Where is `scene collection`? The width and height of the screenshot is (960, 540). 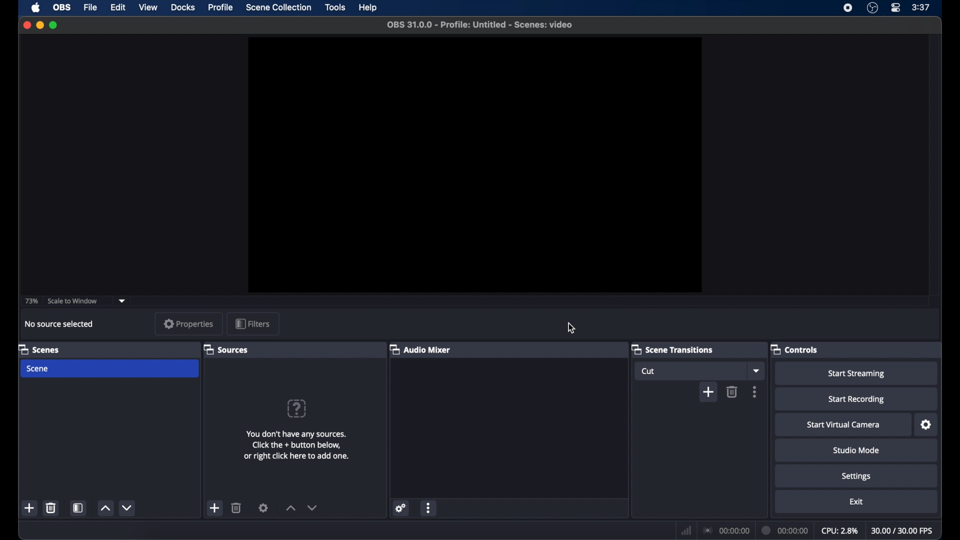 scene collection is located at coordinates (278, 7).